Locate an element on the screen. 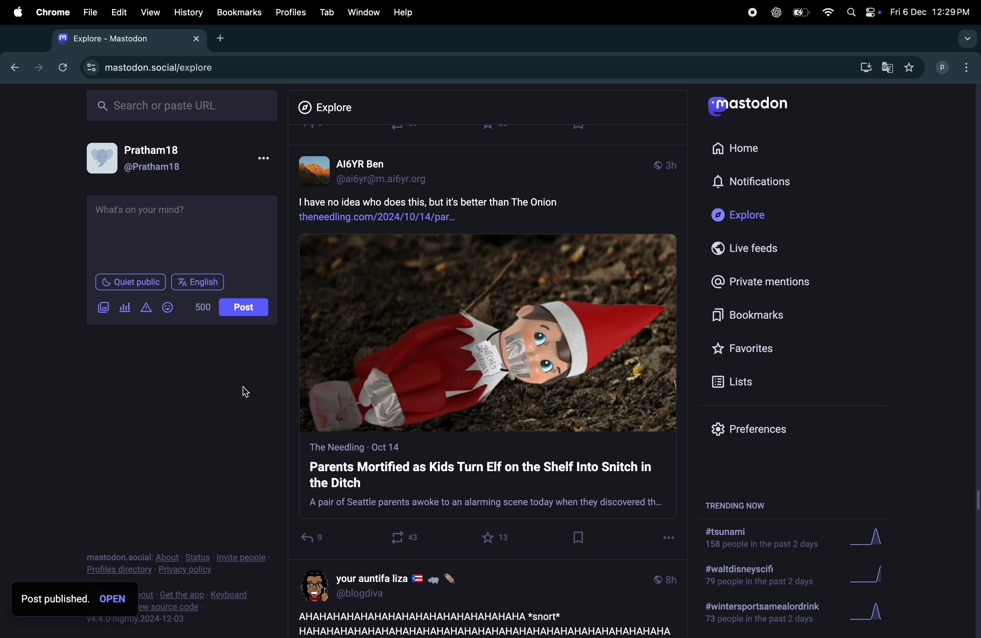 The image size is (981, 638). post published is located at coordinates (55, 598).